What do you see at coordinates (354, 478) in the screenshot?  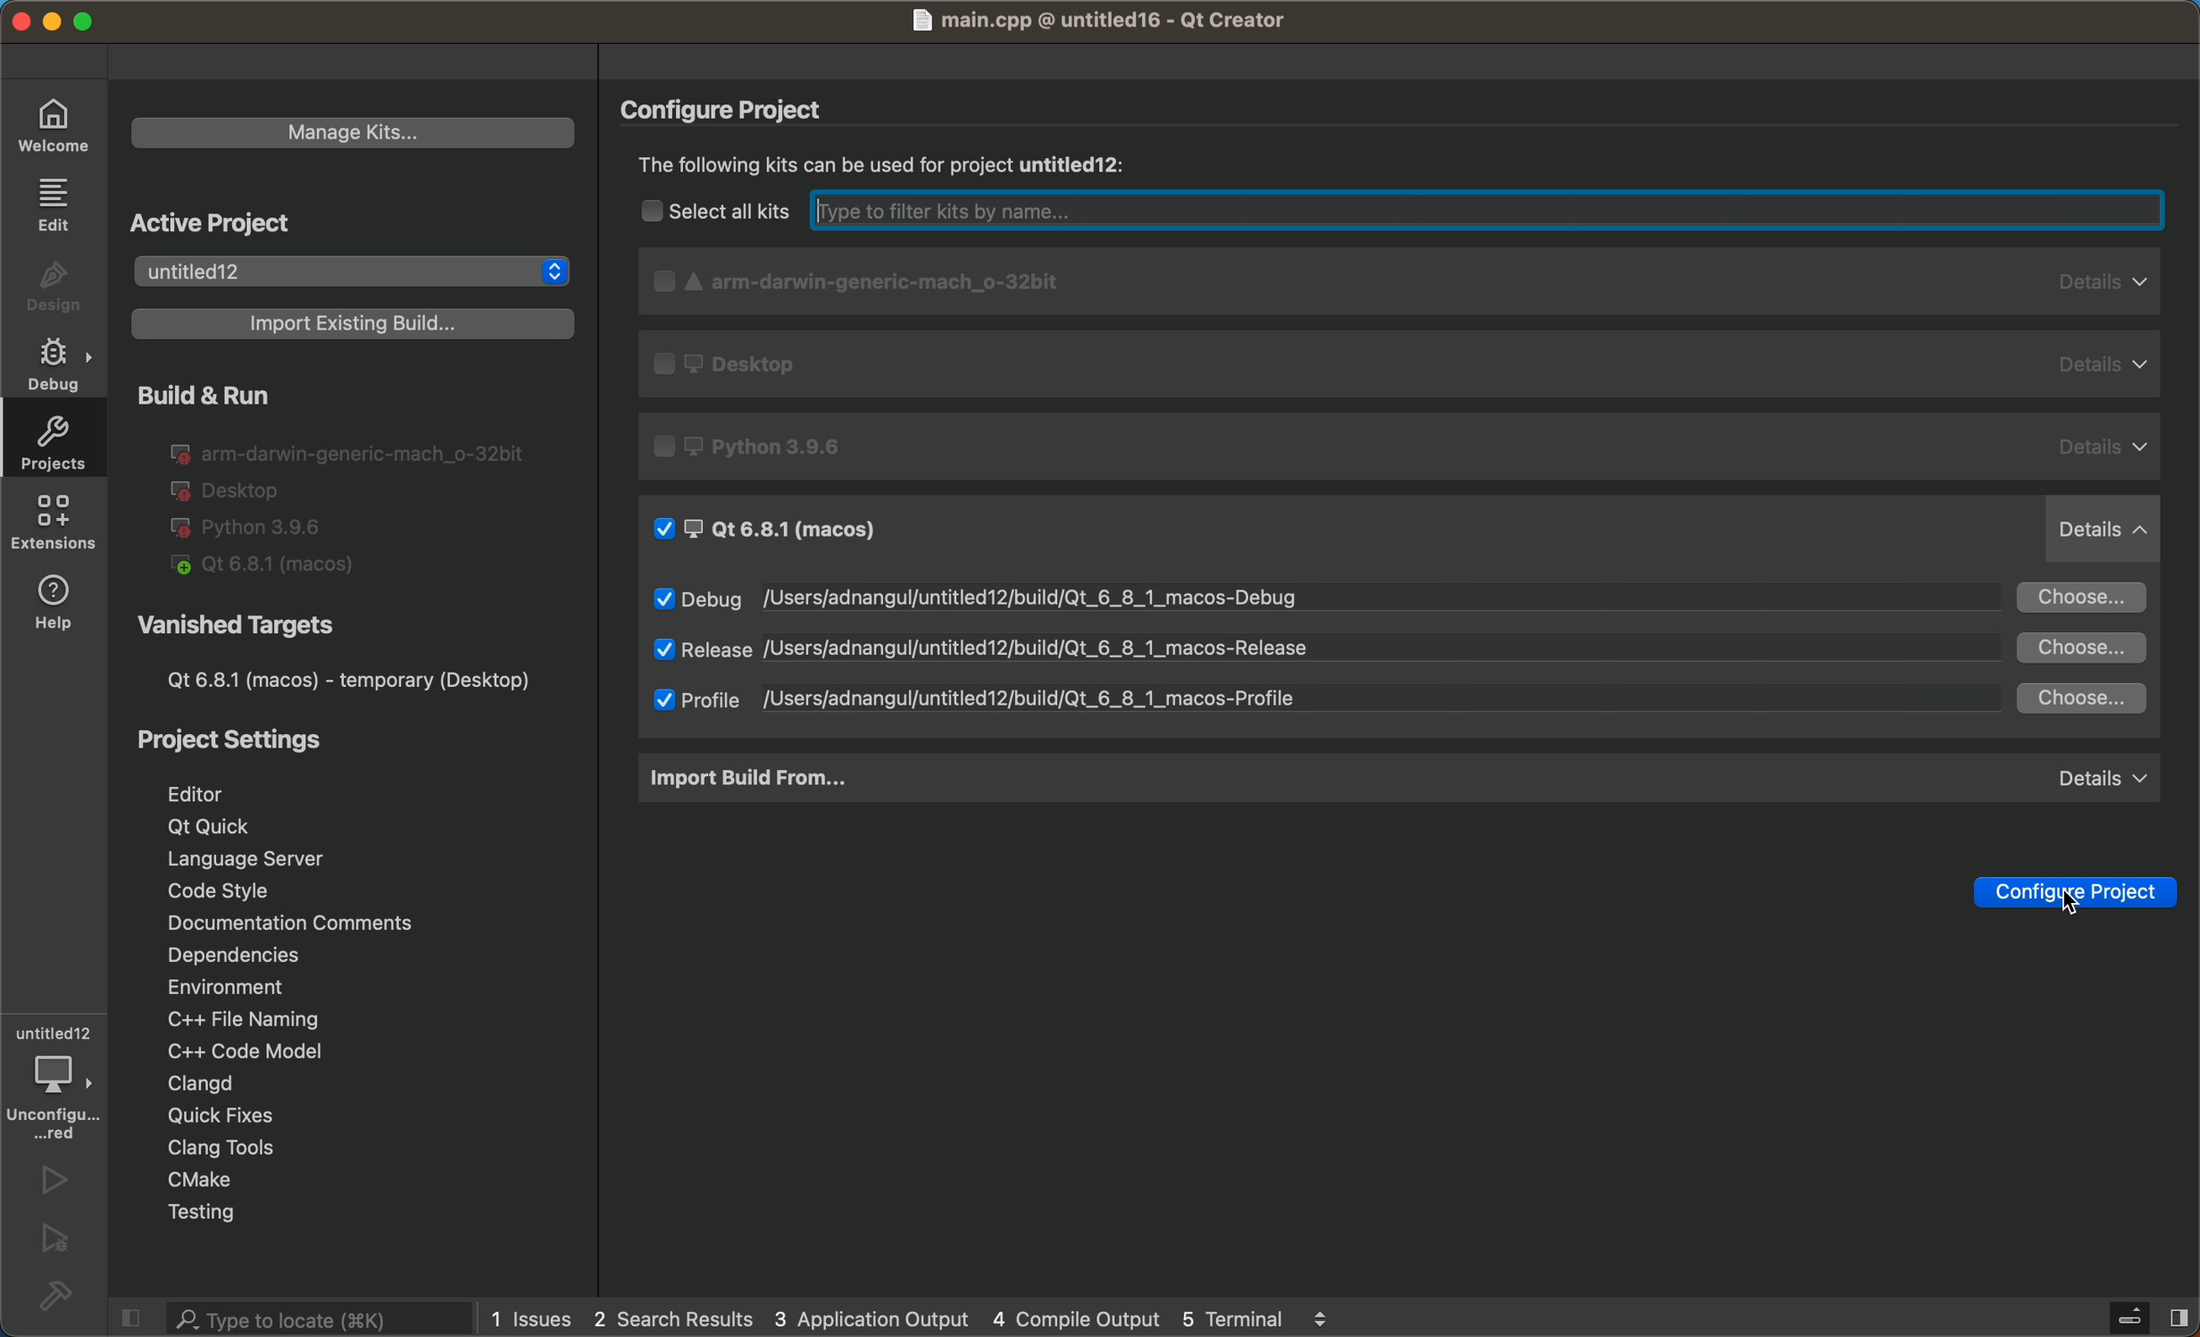 I see `run and build` at bounding box center [354, 478].